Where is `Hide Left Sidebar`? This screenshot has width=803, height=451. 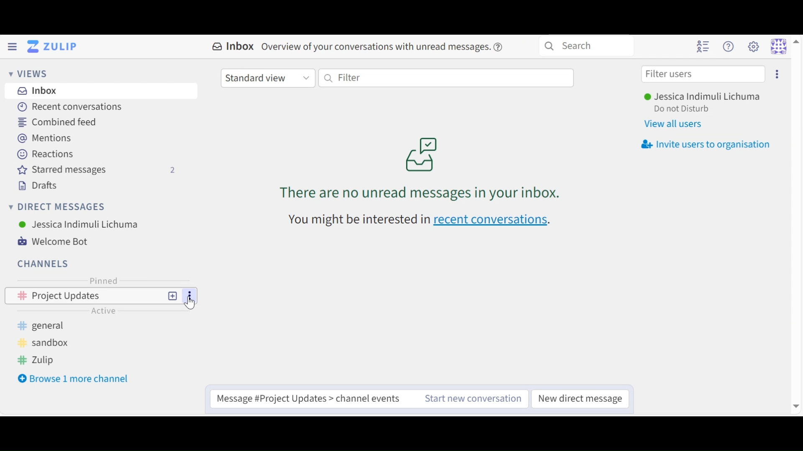 Hide Left Sidebar is located at coordinates (12, 47).